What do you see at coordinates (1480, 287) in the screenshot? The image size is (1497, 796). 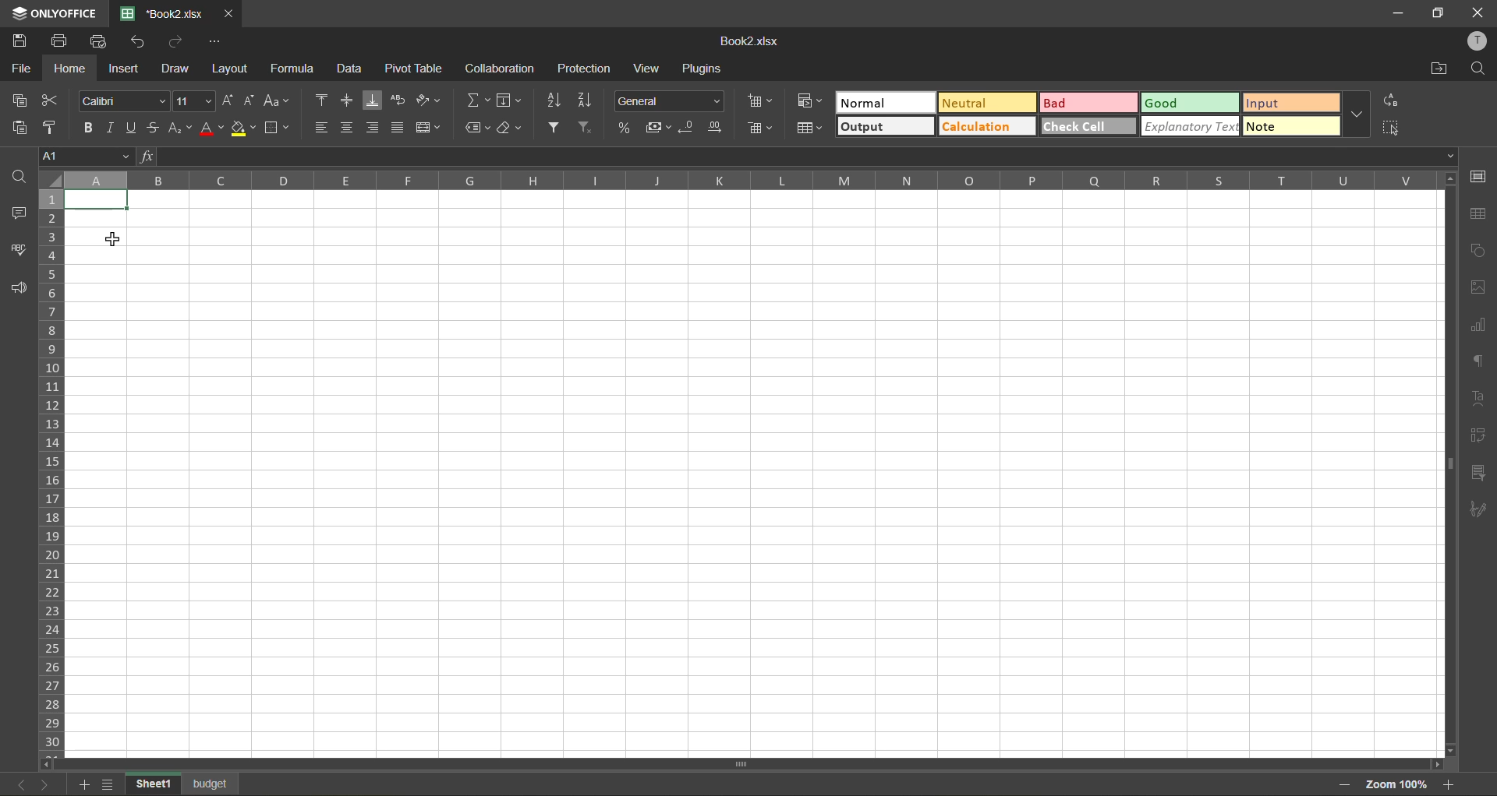 I see `images` at bounding box center [1480, 287].